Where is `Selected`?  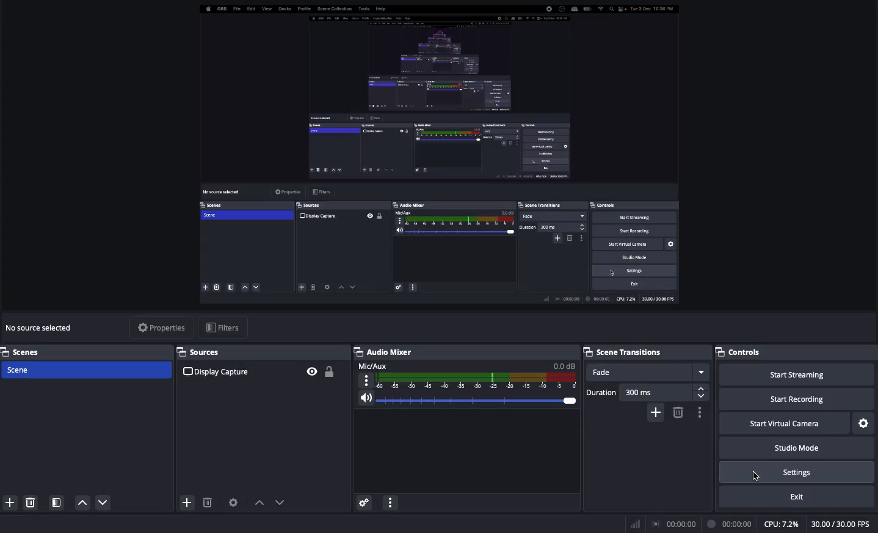
Selected is located at coordinates (435, 156).